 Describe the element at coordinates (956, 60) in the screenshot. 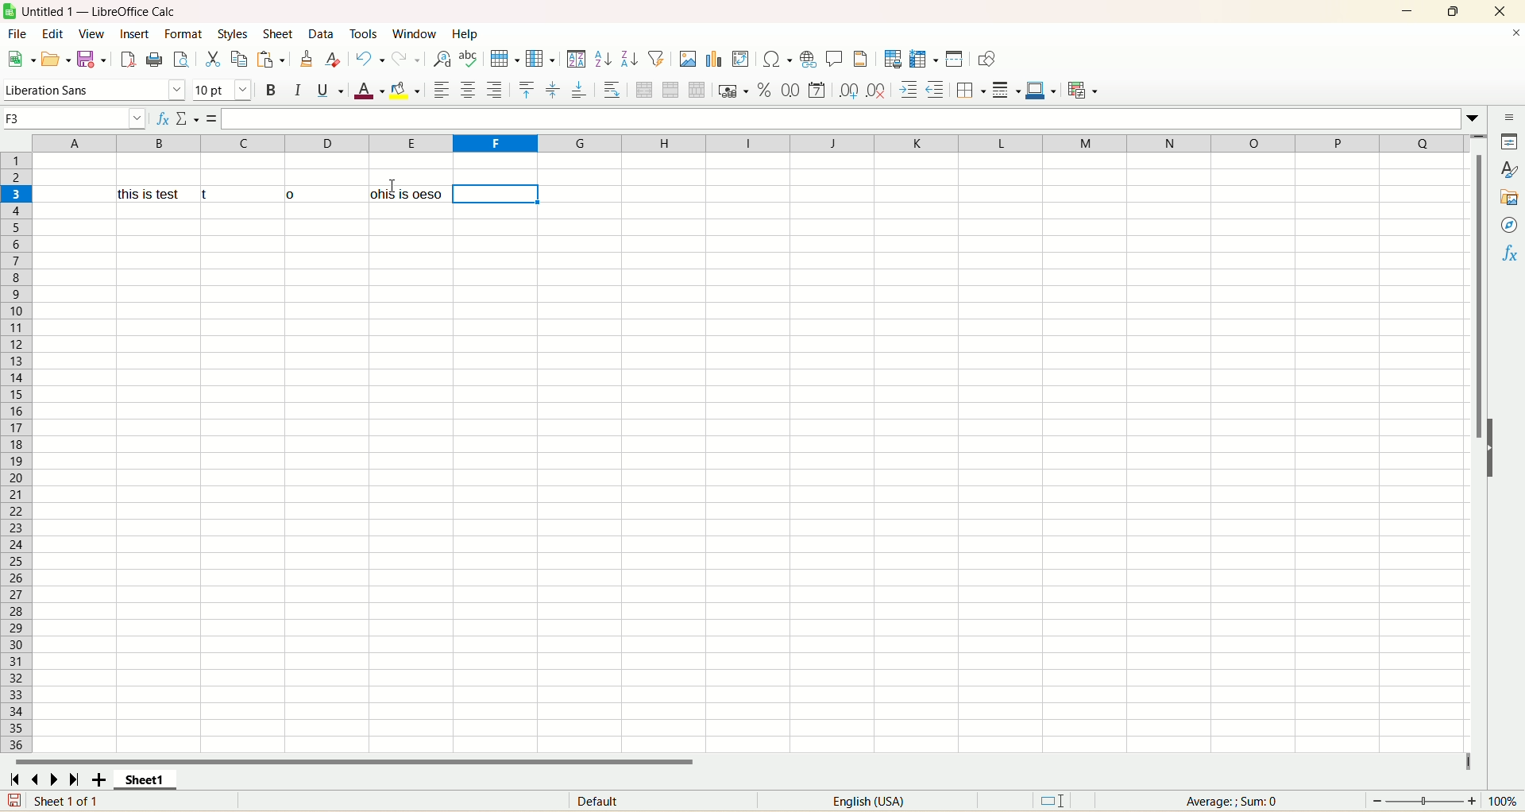

I see `split window` at that location.